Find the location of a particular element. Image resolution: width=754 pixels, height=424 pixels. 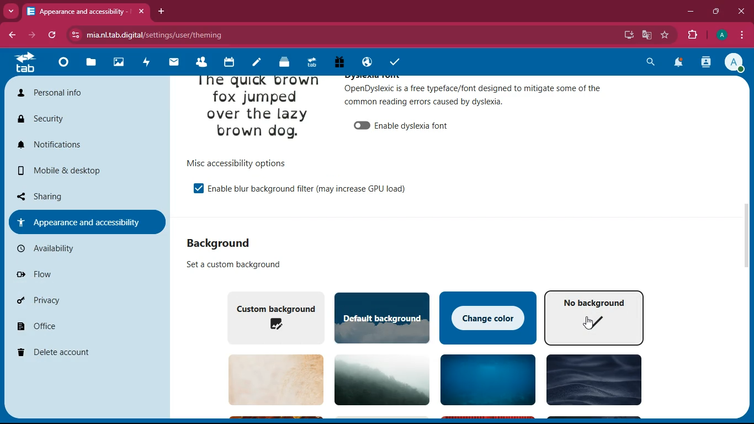

tab is located at coordinates (25, 62).